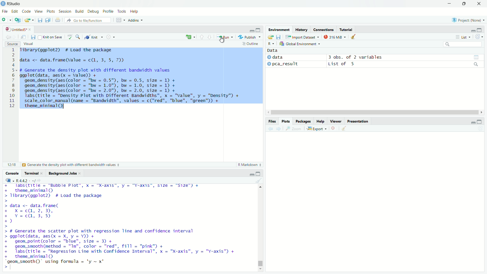  What do you see at coordinates (79, 11) in the screenshot?
I see `Build` at bounding box center [79, 11].